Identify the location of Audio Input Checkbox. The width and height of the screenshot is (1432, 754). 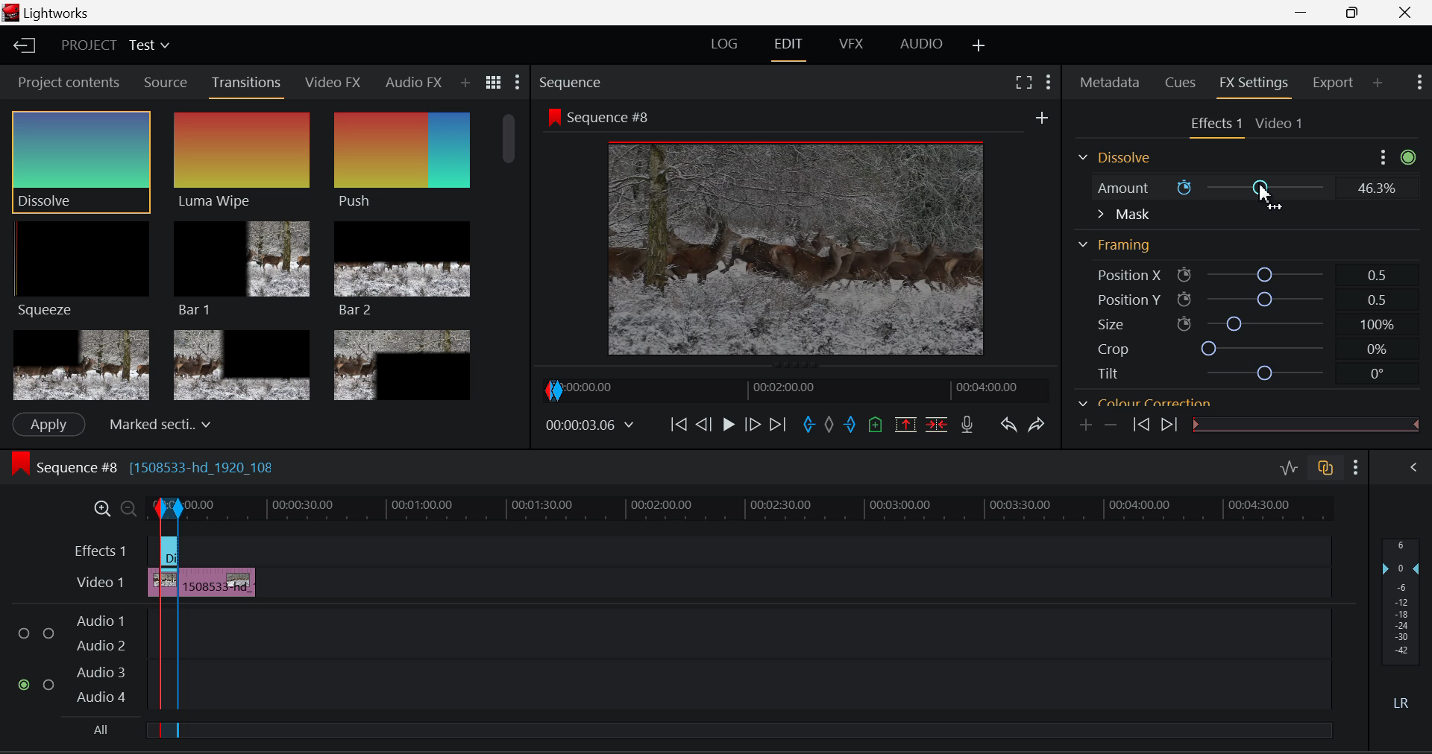
(48, 628).